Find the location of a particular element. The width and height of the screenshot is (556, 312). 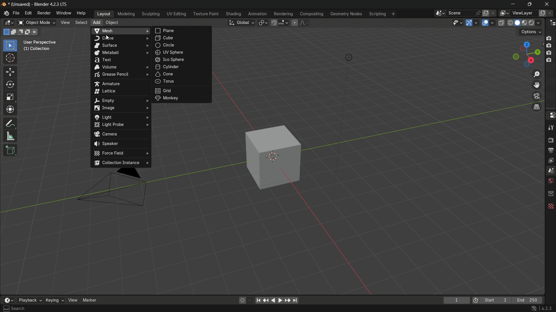

intersect existing selection is located at coordinates (37, 31).